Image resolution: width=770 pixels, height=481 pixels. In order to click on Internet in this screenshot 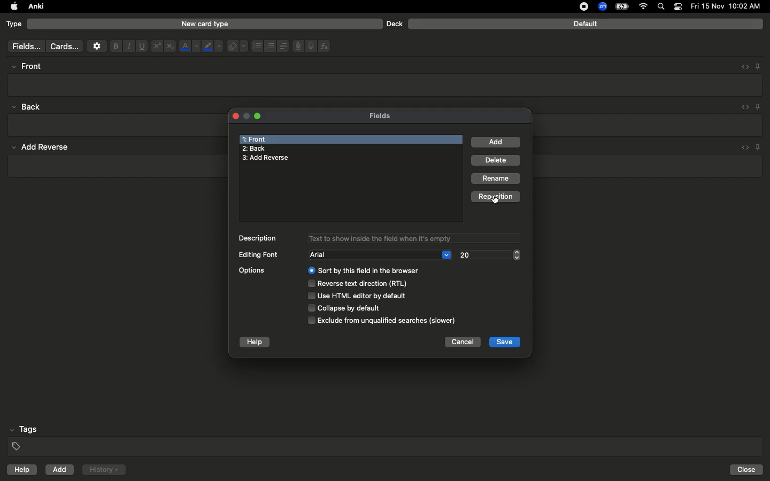, I will do `click(644, 7)`.